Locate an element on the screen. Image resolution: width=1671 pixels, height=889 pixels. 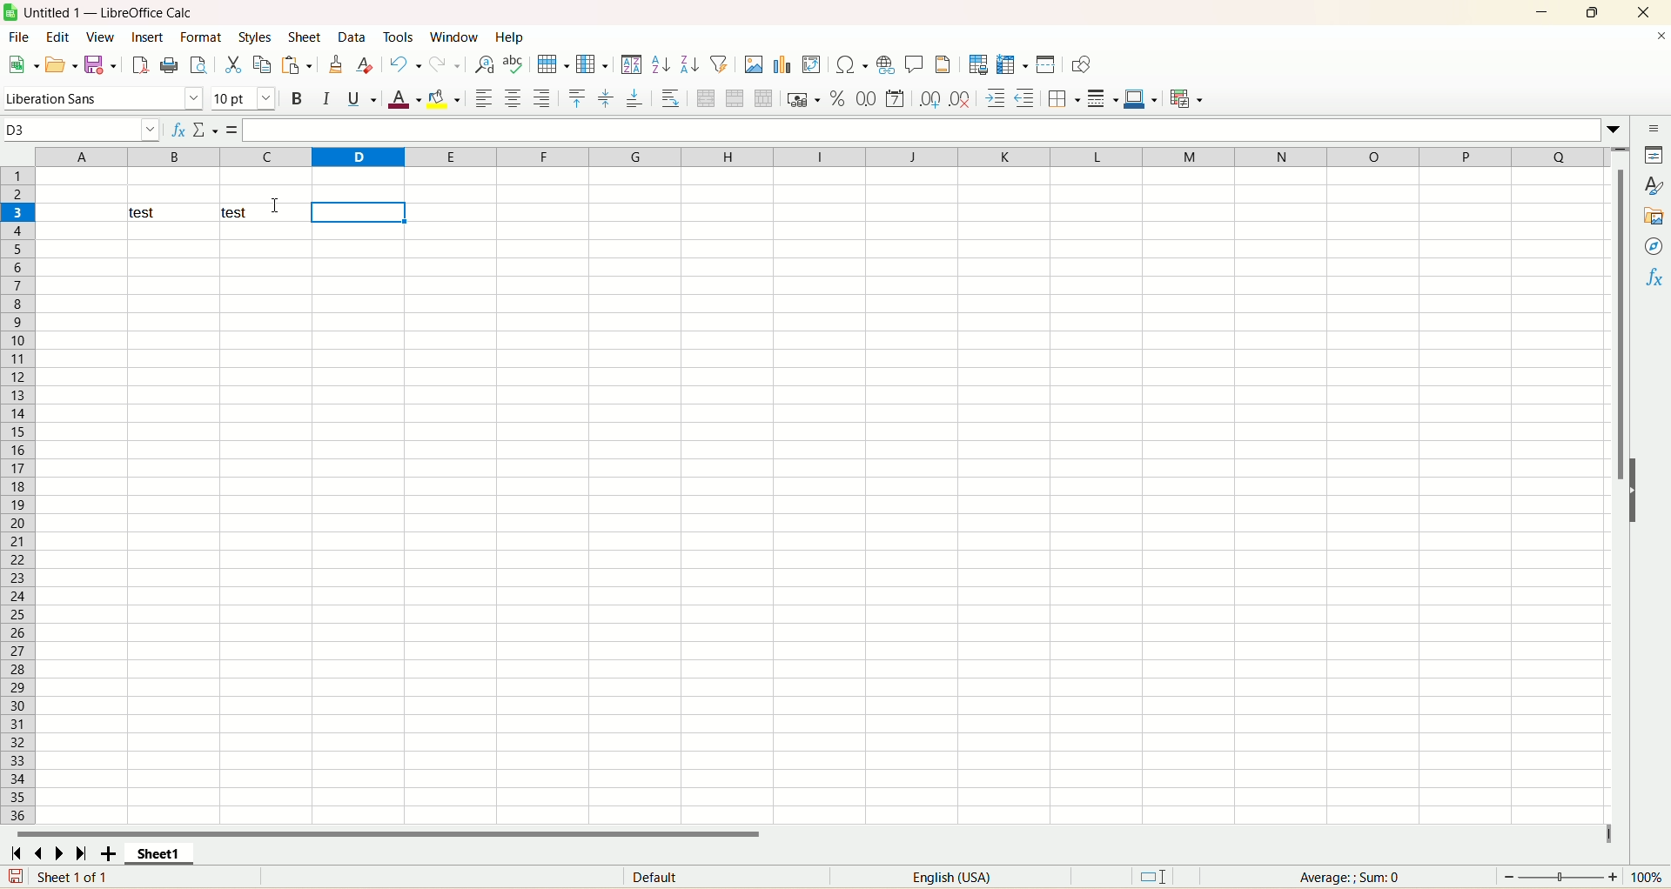
test is located at coordinates (172, 212).